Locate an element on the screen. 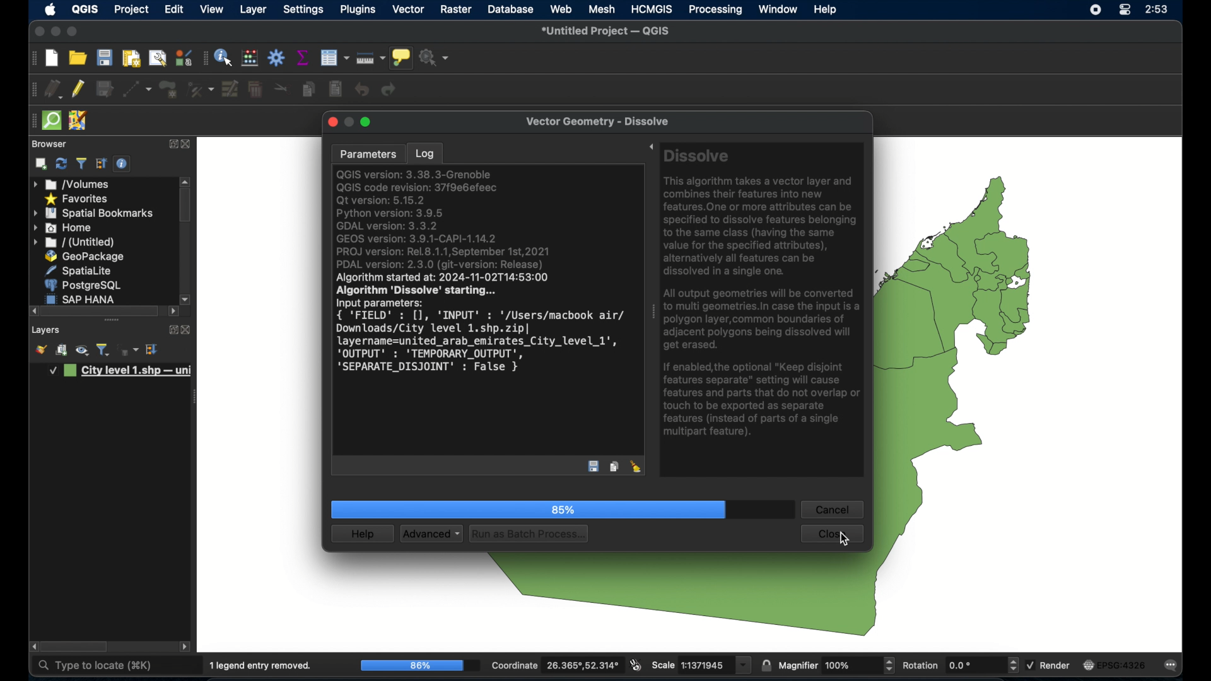  web is located at coordinates (561, 9).